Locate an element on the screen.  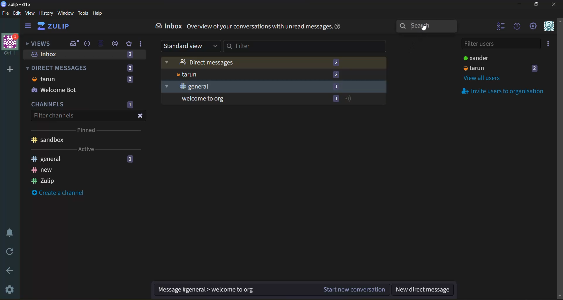
reload is located at coordinates (11, 250).